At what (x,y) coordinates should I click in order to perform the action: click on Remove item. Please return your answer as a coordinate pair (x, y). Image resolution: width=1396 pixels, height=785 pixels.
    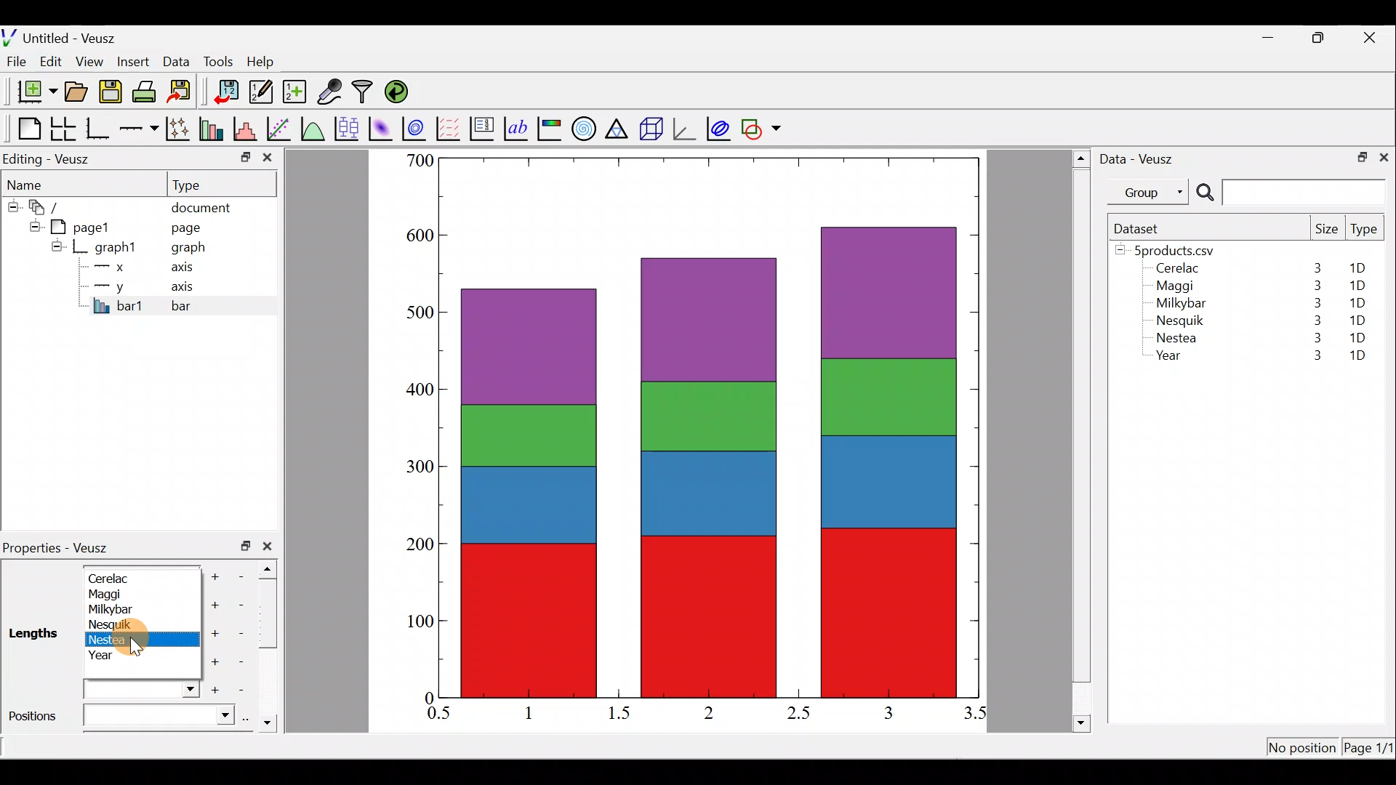
    Looking at the image, I should click on (246, 575).